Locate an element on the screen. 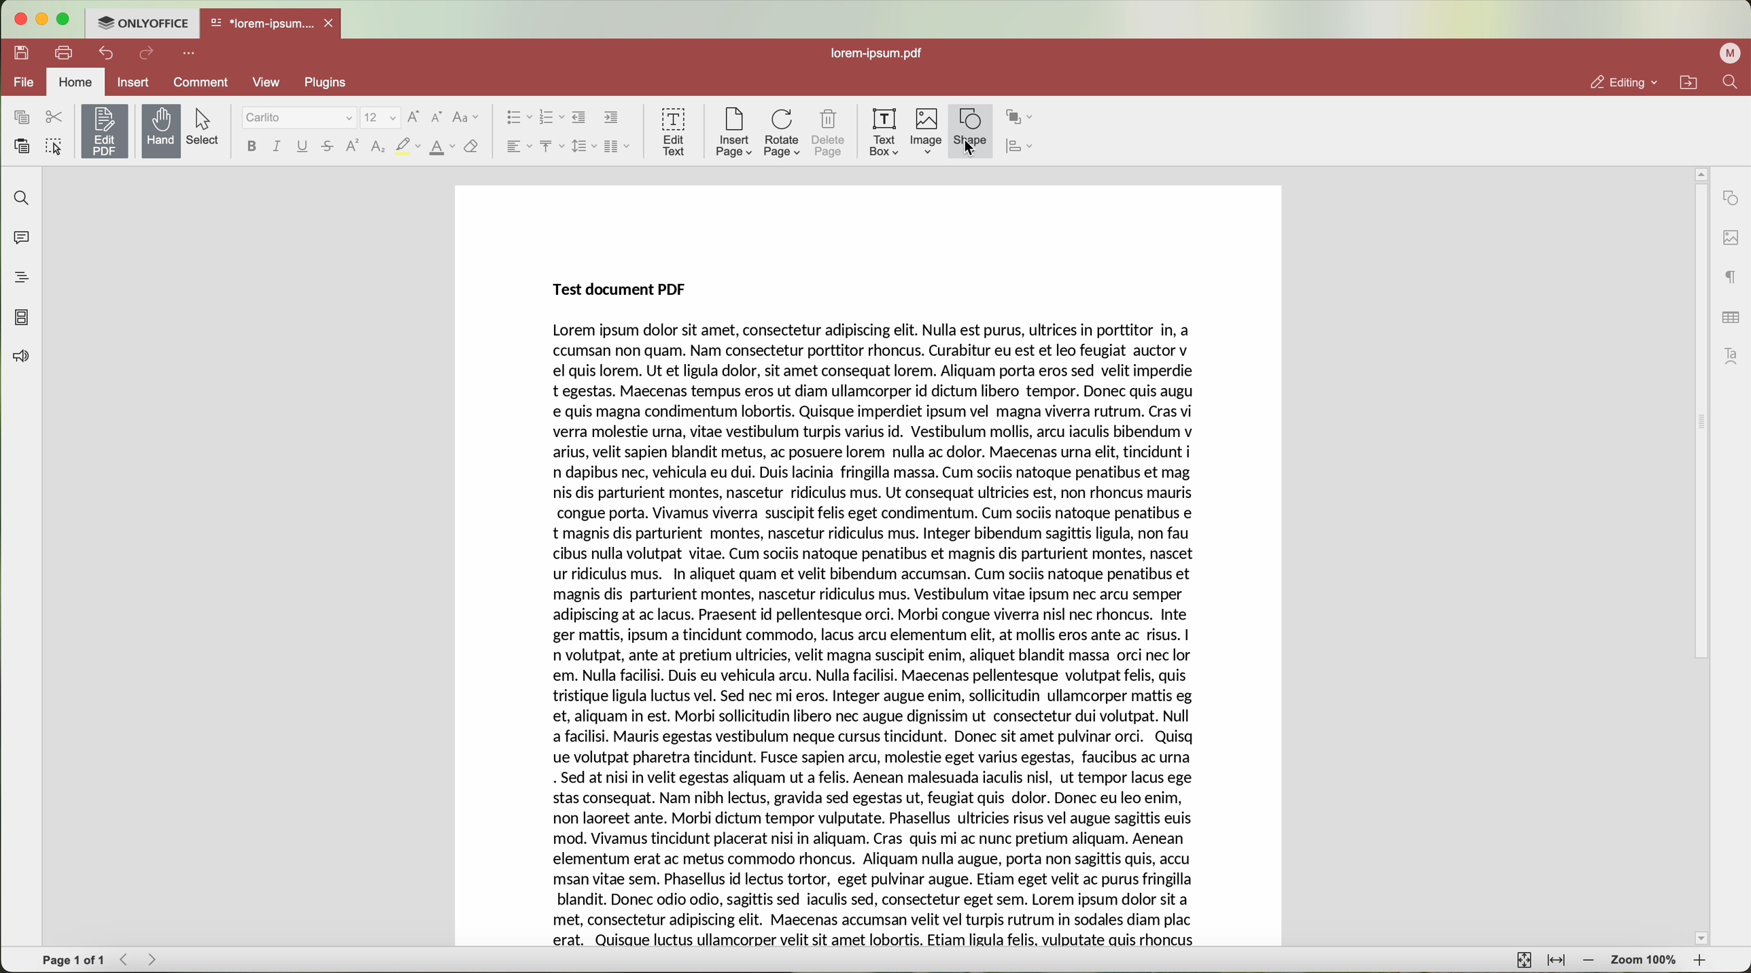 Image resolution: width=1751 pixels, height=973 pixels. zoom out is located at coordinates (1591, 962).